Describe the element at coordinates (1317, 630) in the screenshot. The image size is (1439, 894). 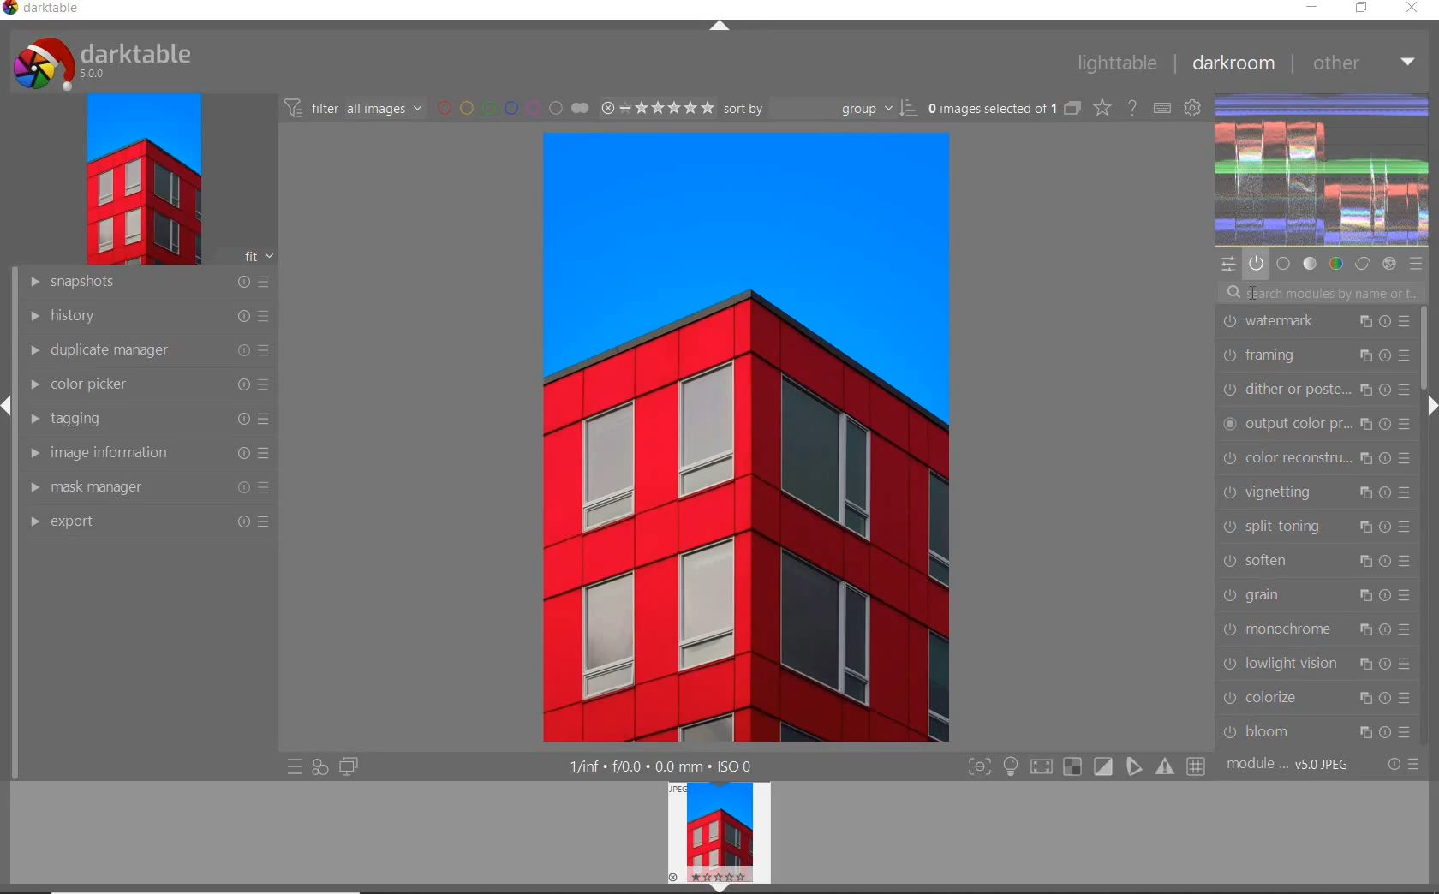
I see `monochrome` at that location.